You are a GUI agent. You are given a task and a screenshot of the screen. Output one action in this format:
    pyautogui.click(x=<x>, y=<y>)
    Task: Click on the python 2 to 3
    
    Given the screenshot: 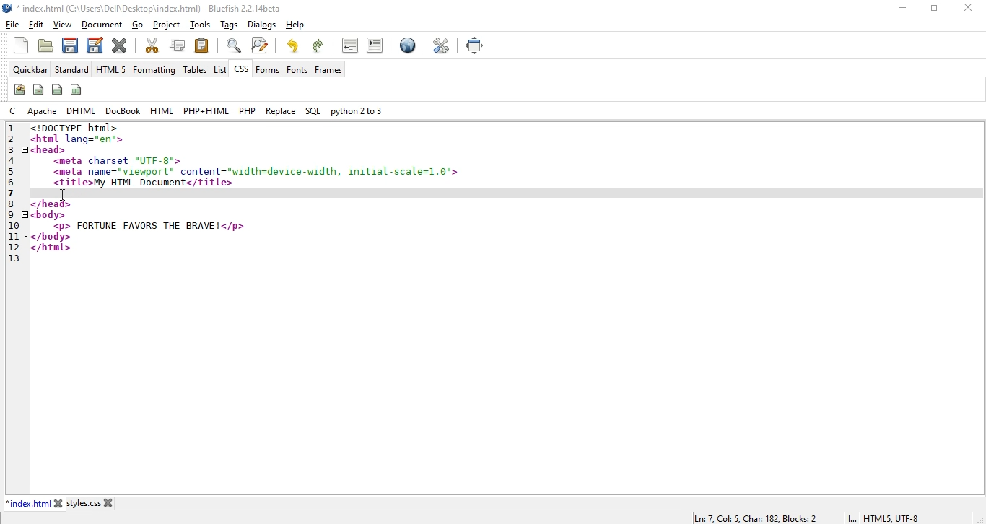 What is the action you would take?
    pyautogui.click(x=355, y=110)
    